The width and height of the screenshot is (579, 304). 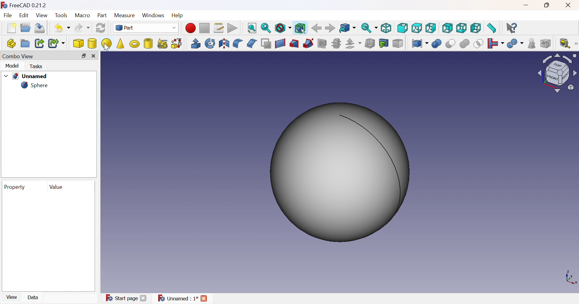 What do you see at coordinates (557, 74) in the screenshot?
I see `Viewing angle` at bounding box center [557, 74].